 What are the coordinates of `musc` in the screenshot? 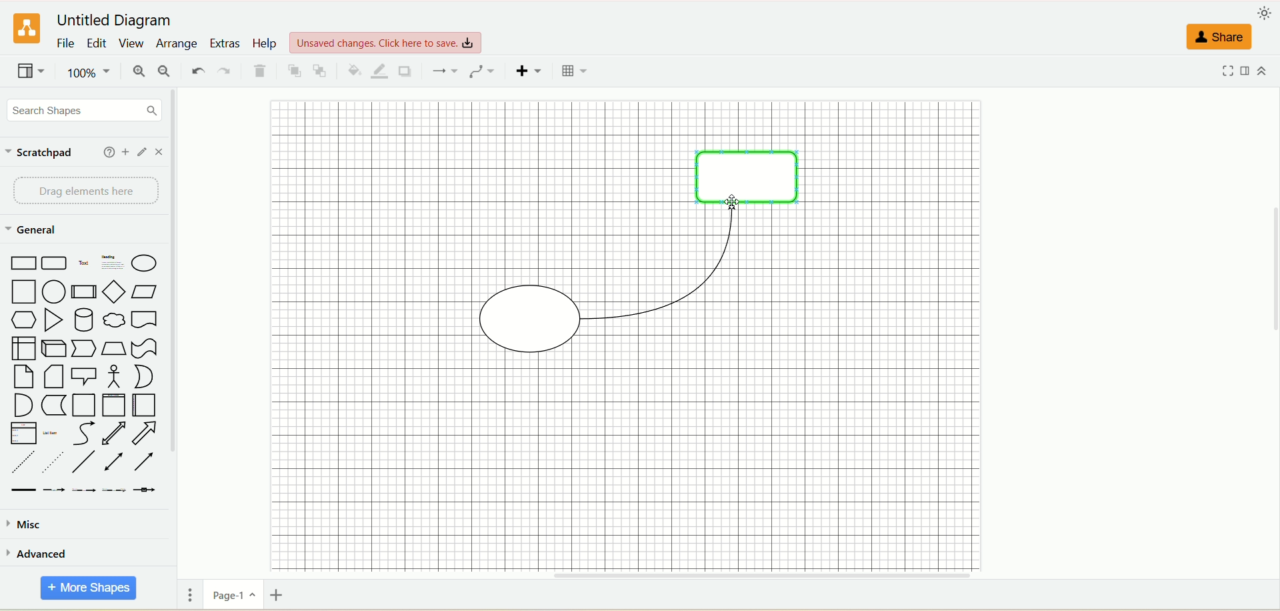 It's located at (23, 524).